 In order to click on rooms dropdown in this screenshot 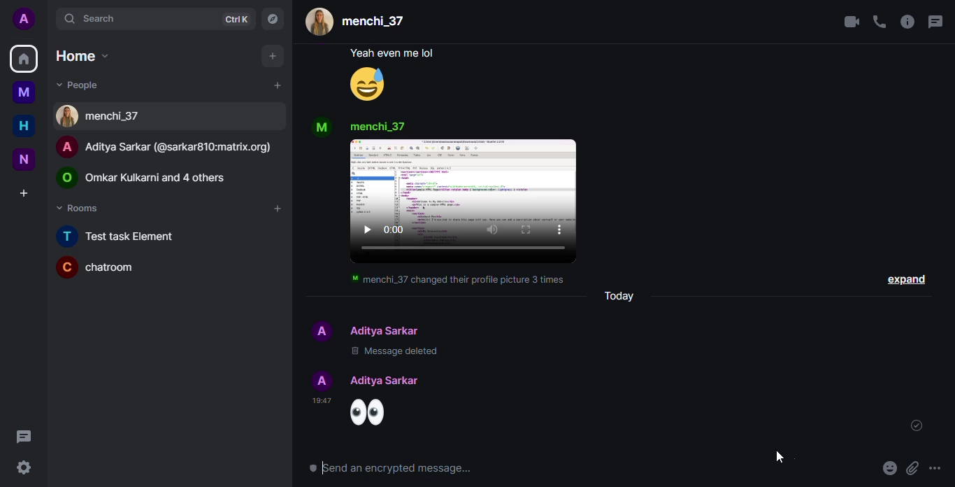, I will do `click(80, 208)`.